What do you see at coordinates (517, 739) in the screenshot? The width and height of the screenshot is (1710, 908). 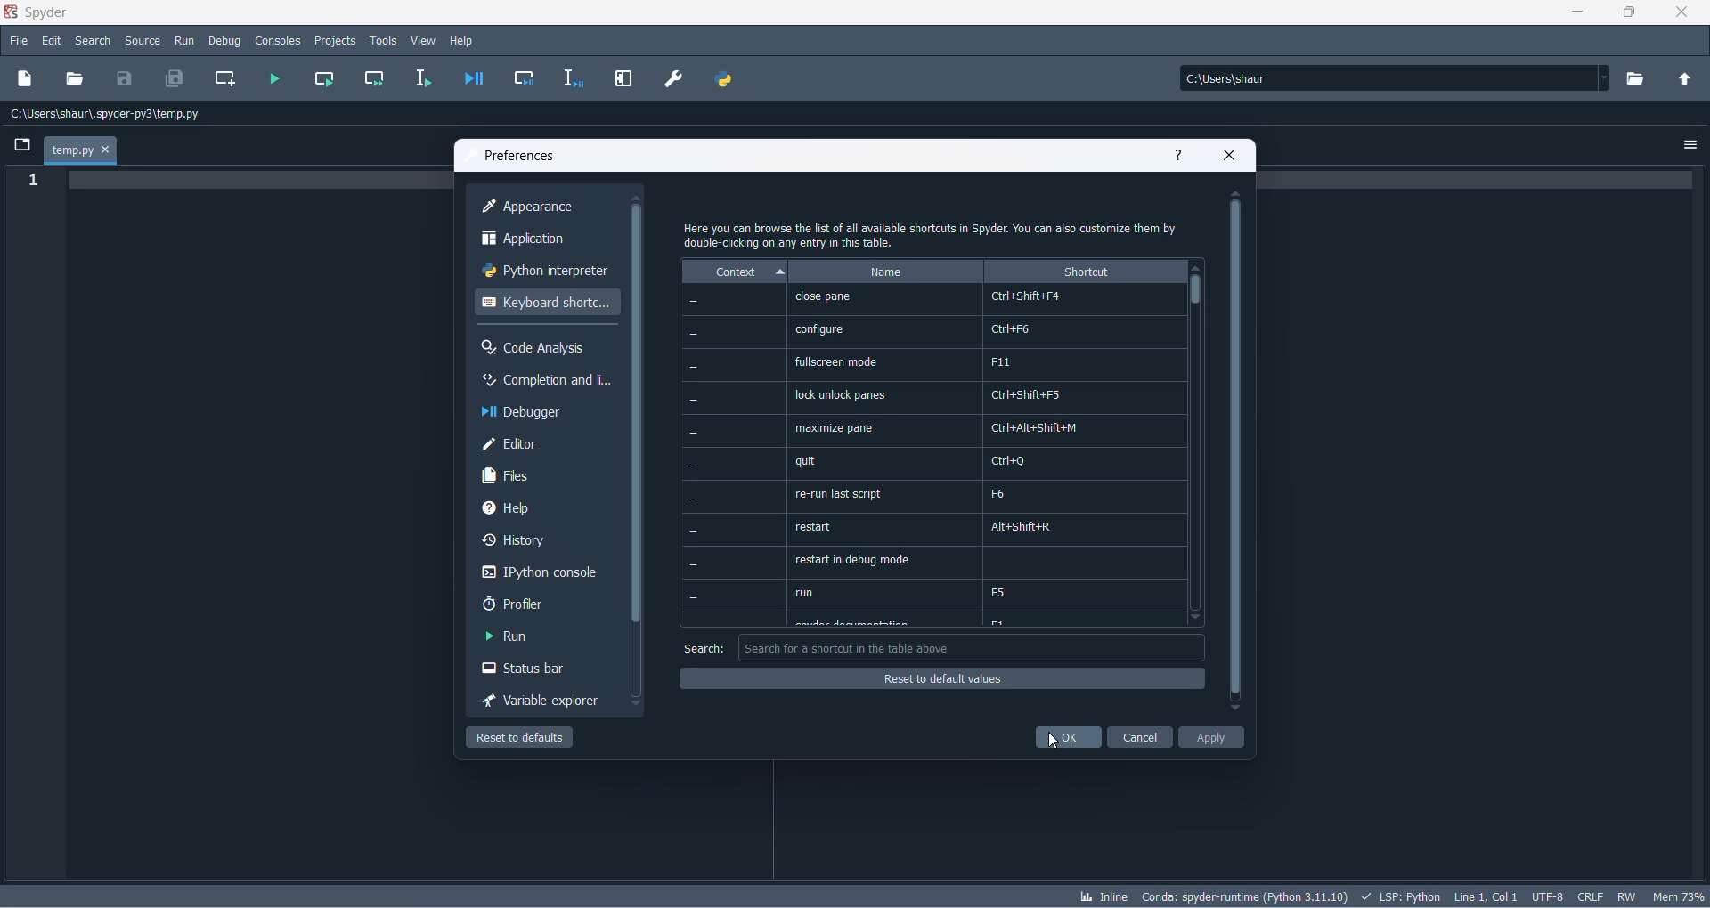 I see `reset to defaul` at bounding box center [517, 739].